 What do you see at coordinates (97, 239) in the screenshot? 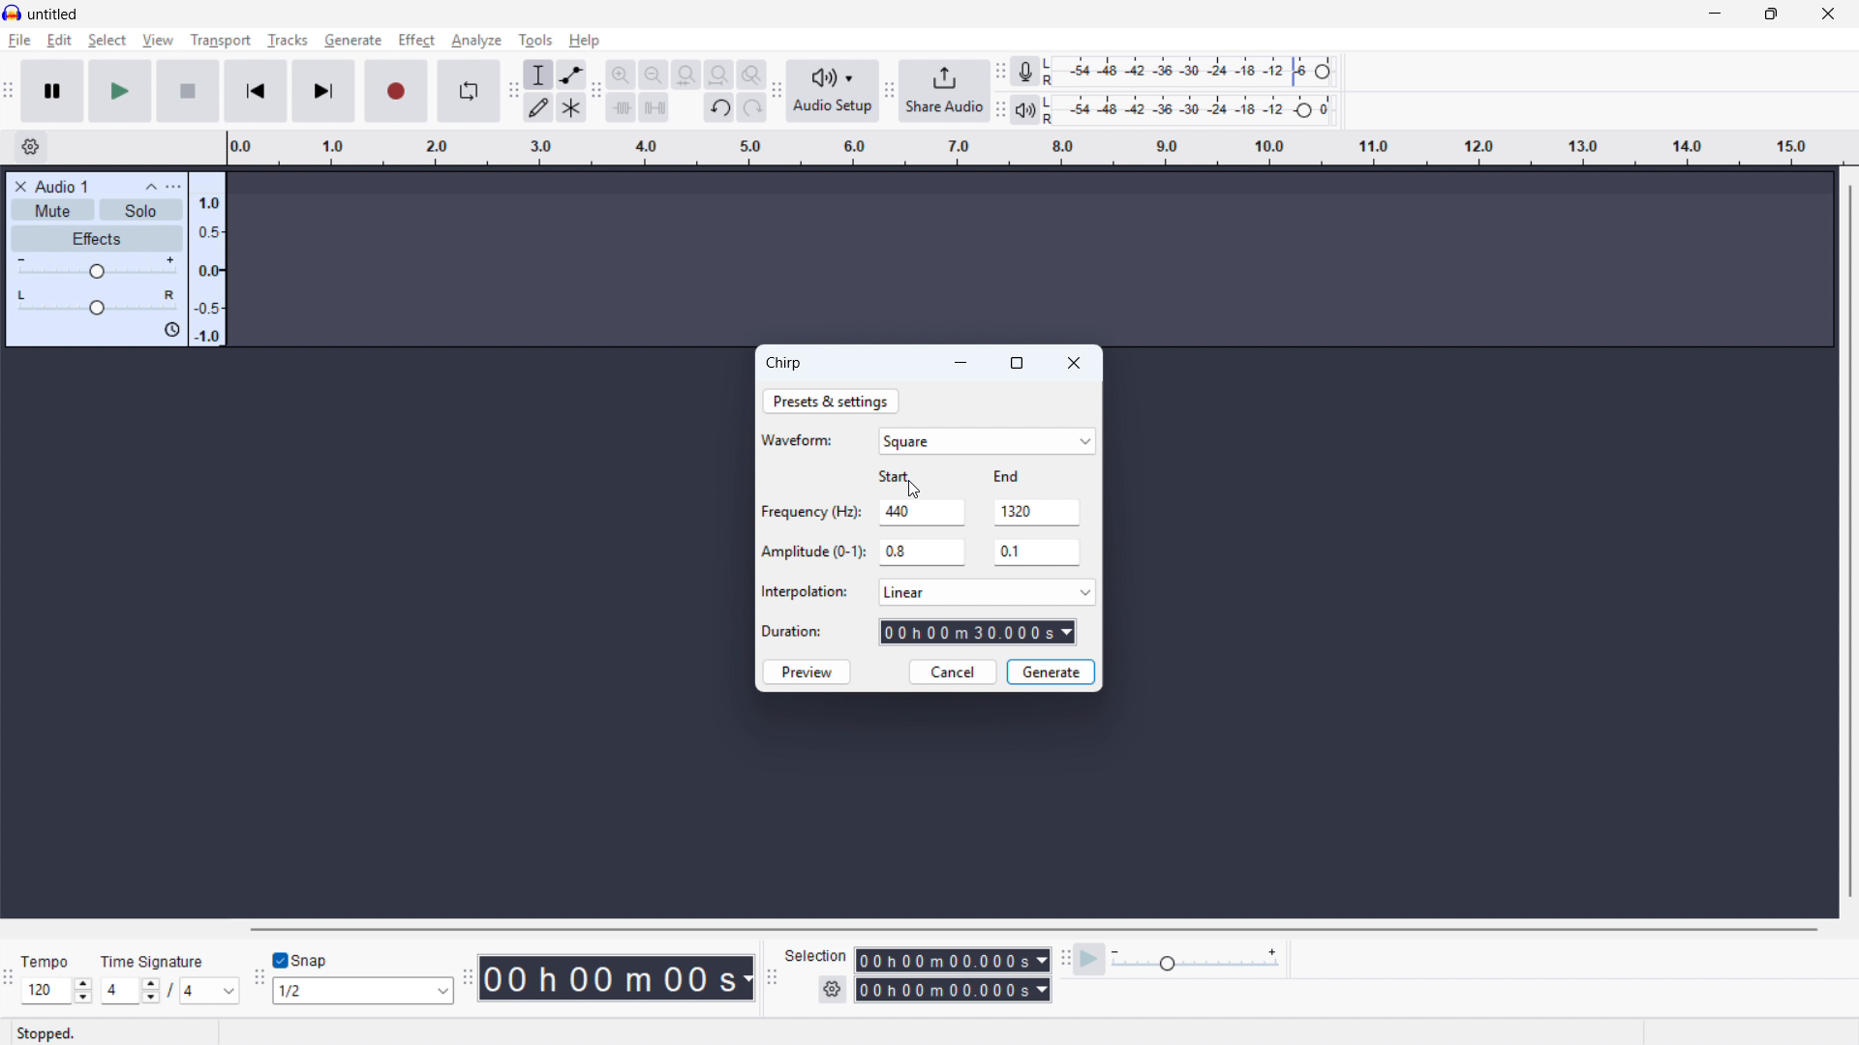
I see `Effects ` at bounding box center [97, 239].